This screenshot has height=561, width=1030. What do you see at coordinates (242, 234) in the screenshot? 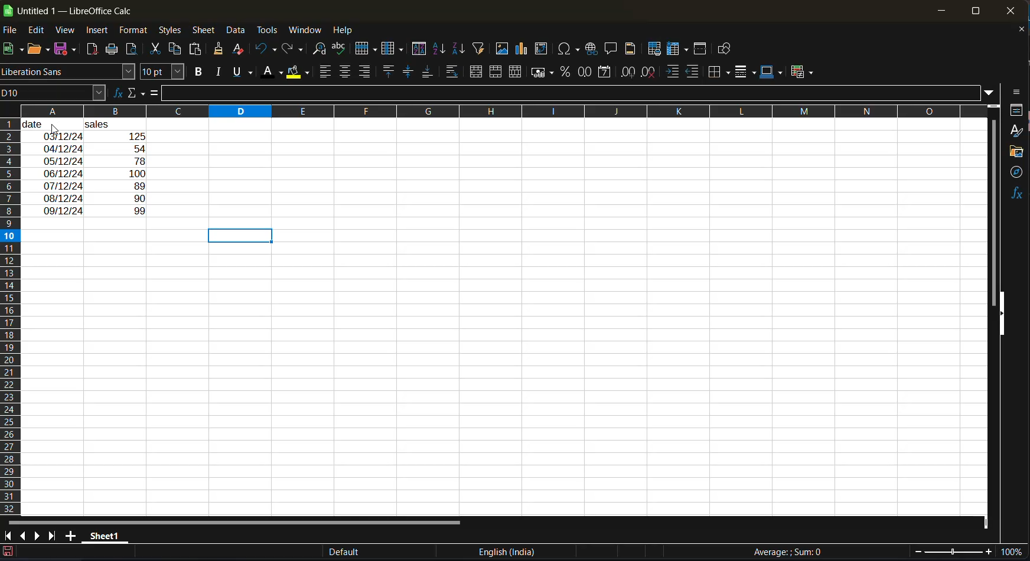
I see `selected cells` at bounding box center [242, 234].